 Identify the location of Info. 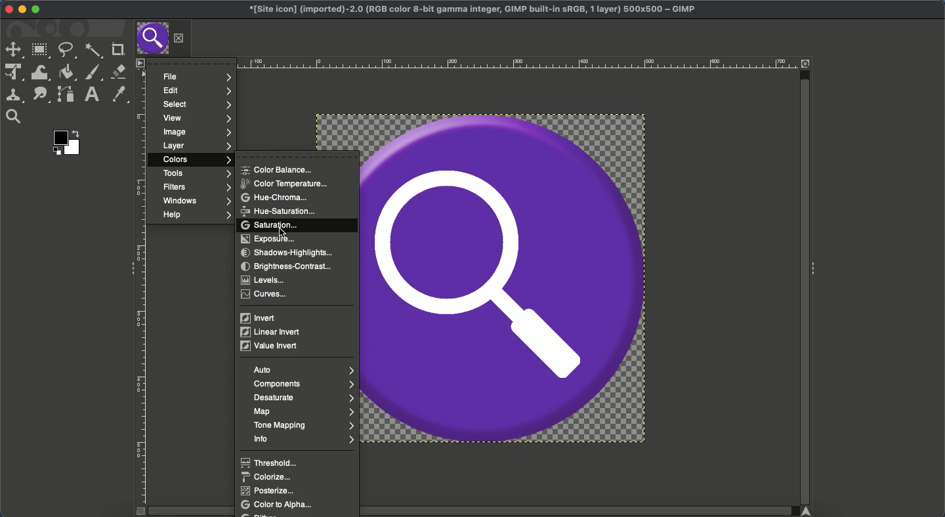
(301, 440).